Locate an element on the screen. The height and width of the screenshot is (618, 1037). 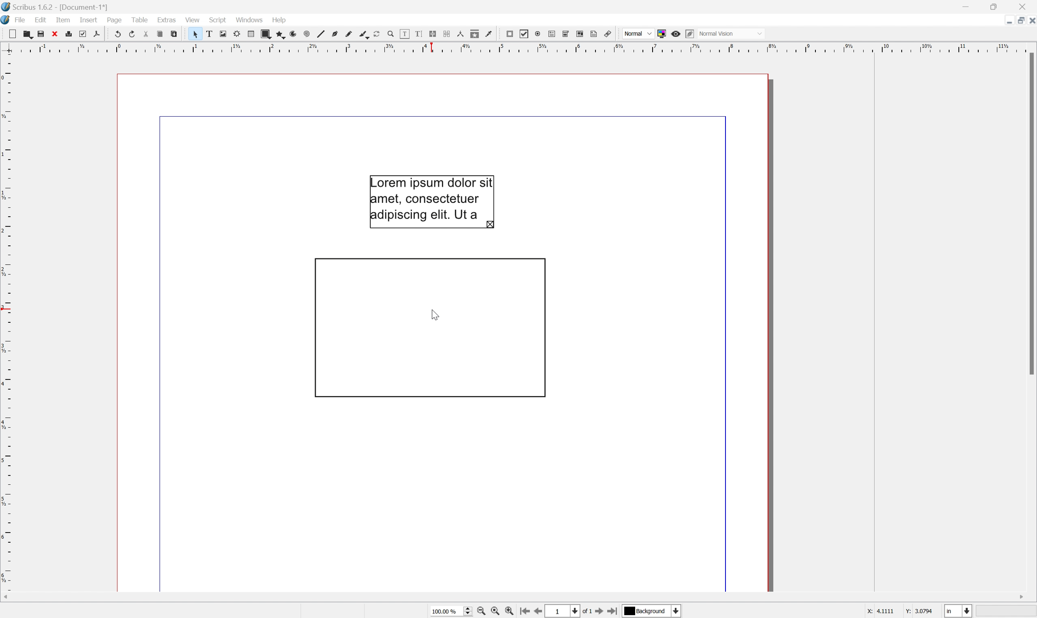
Copy is located at coordinates (160, 34).